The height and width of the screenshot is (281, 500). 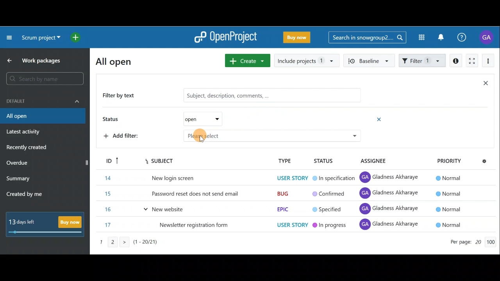 What do you see at coordinates (456, 61) in the screenshot?
I see `Open details view` at bounding box center [456, 61].